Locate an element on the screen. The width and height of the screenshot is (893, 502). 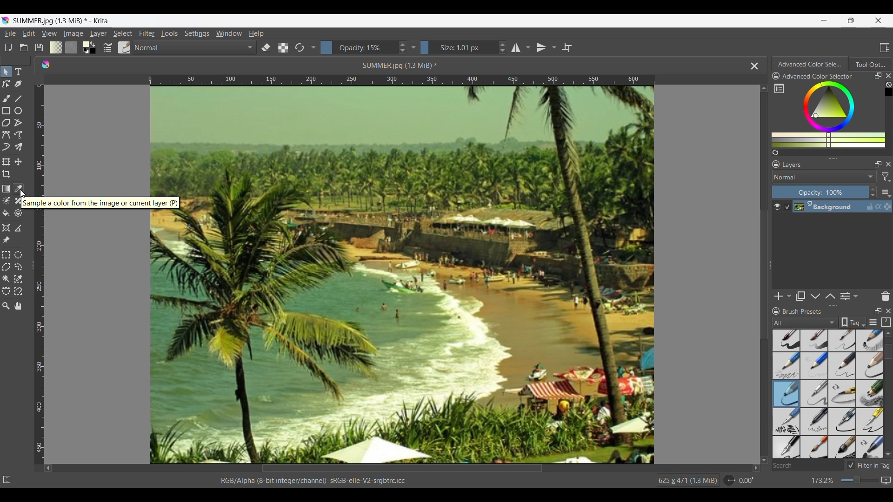
Multibrush tool is located at coordinates (18, 147).